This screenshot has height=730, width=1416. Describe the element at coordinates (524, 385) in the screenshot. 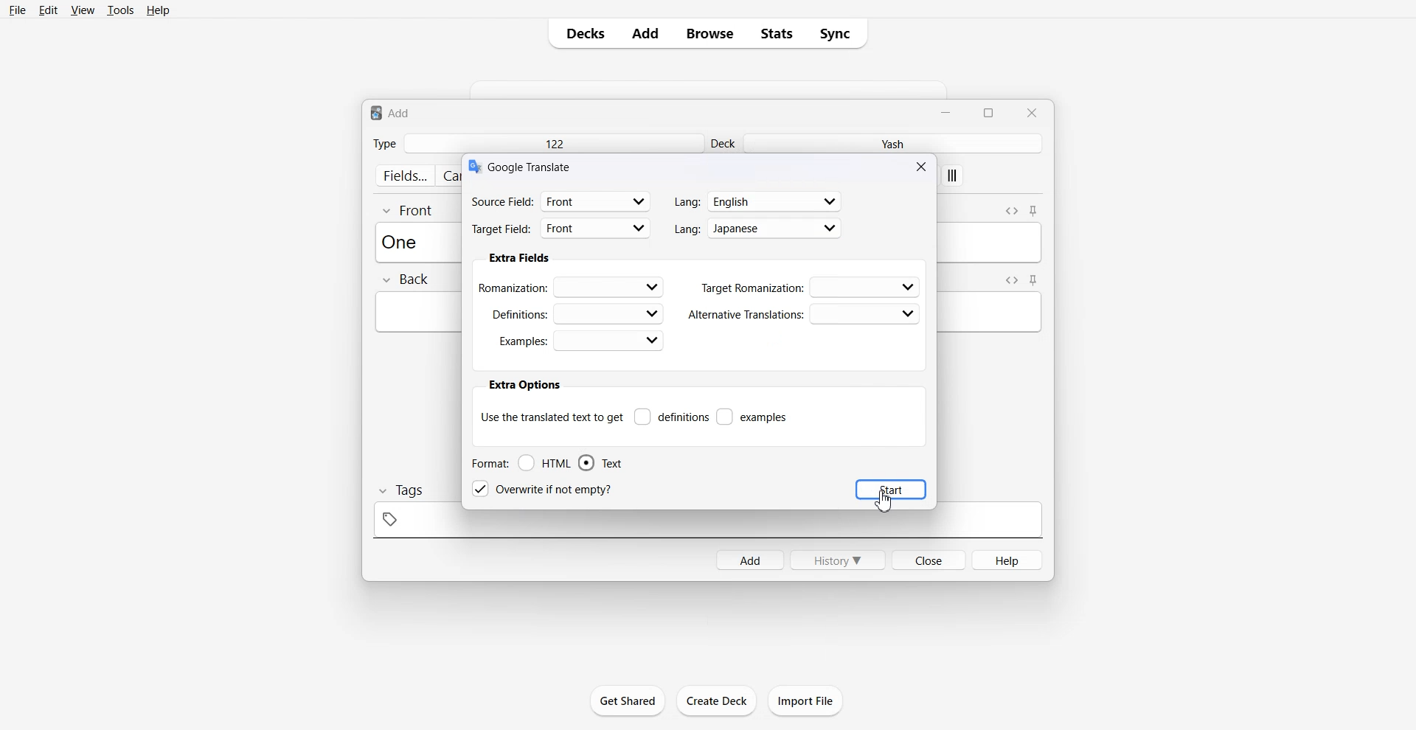

I see `extra options` at that location.